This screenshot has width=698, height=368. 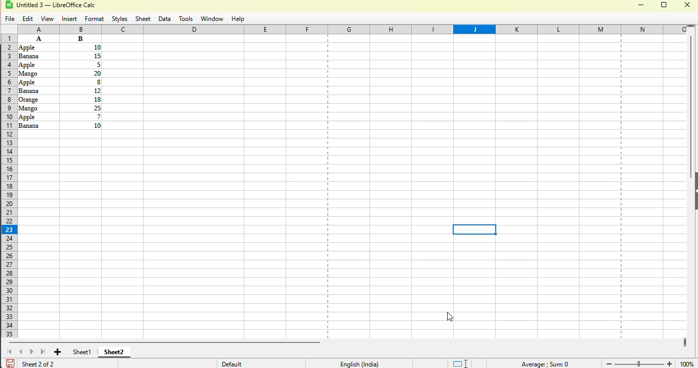 I want to click on , so click(x=81, y=125).